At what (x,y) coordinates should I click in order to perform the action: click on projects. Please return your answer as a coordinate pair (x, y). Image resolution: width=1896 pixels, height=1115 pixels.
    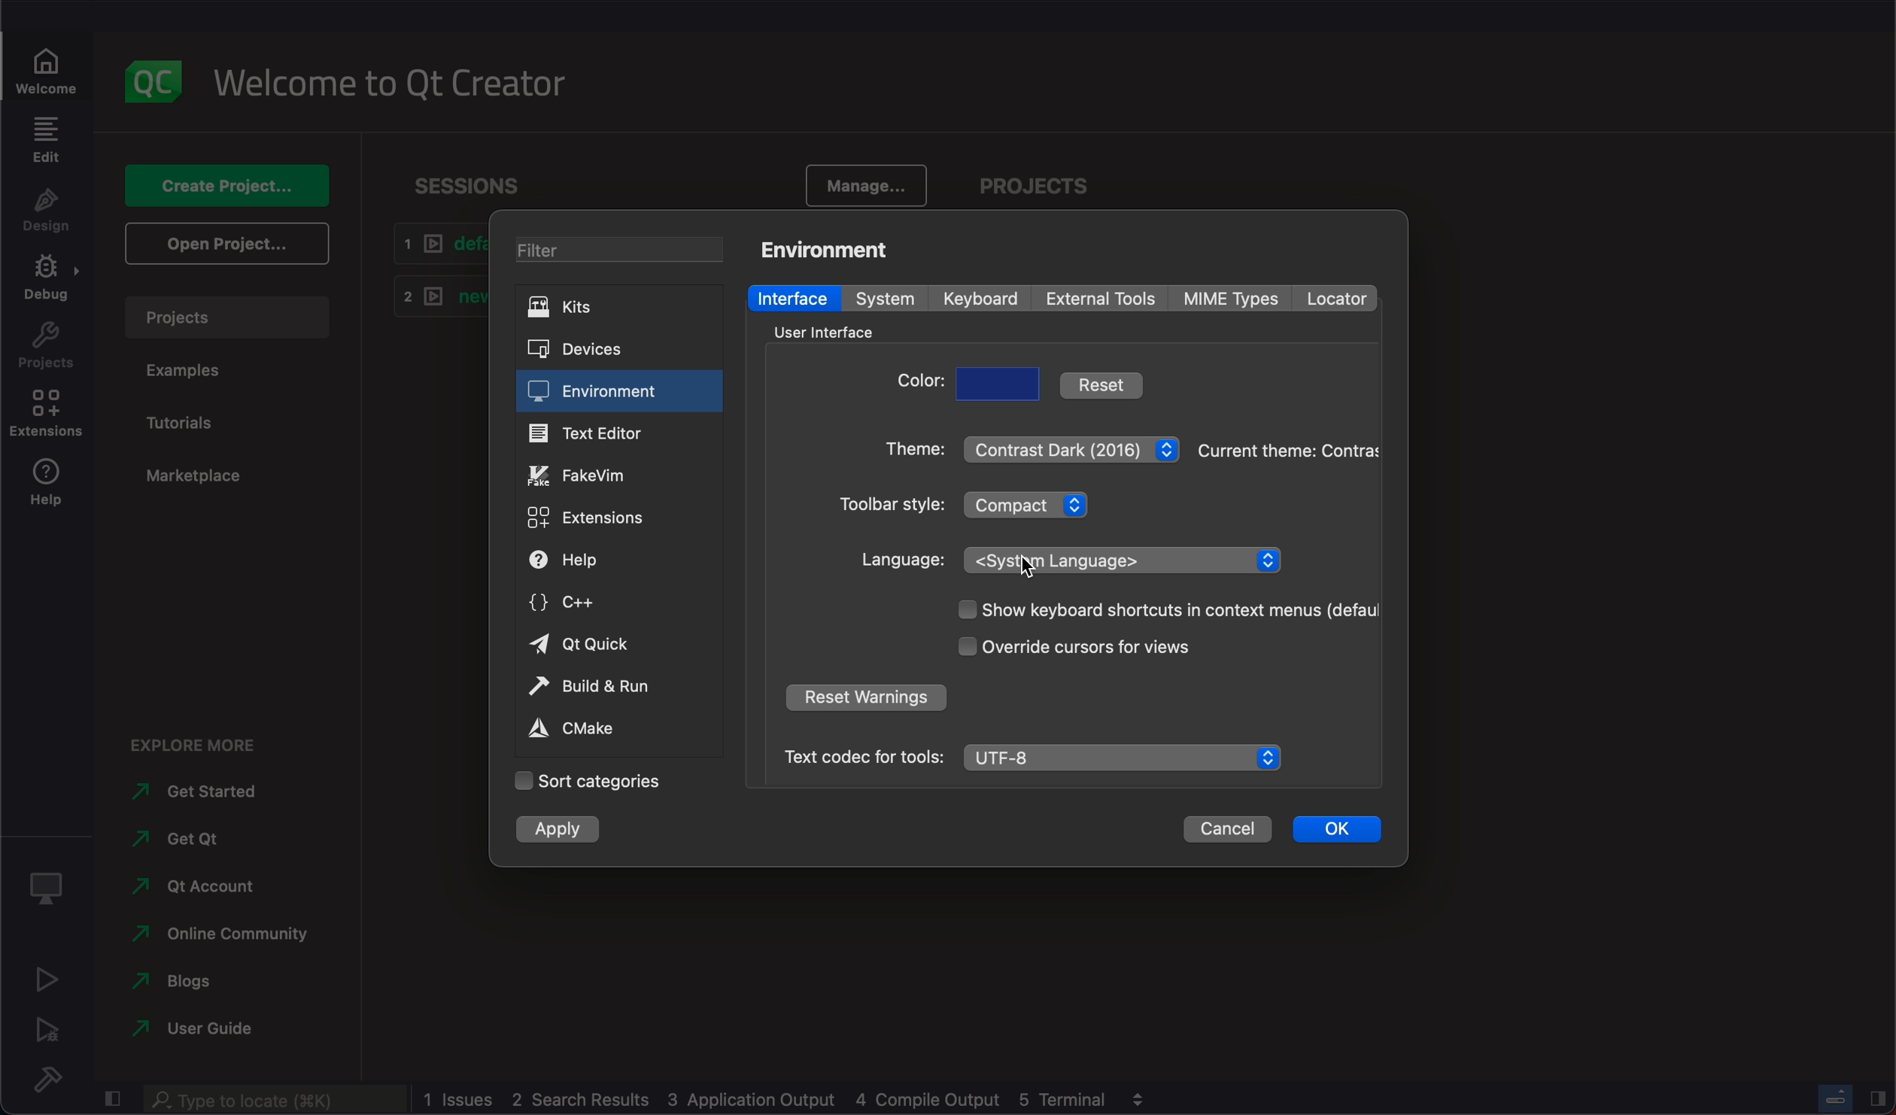
    Looking at the image, I should click on (224, 317).